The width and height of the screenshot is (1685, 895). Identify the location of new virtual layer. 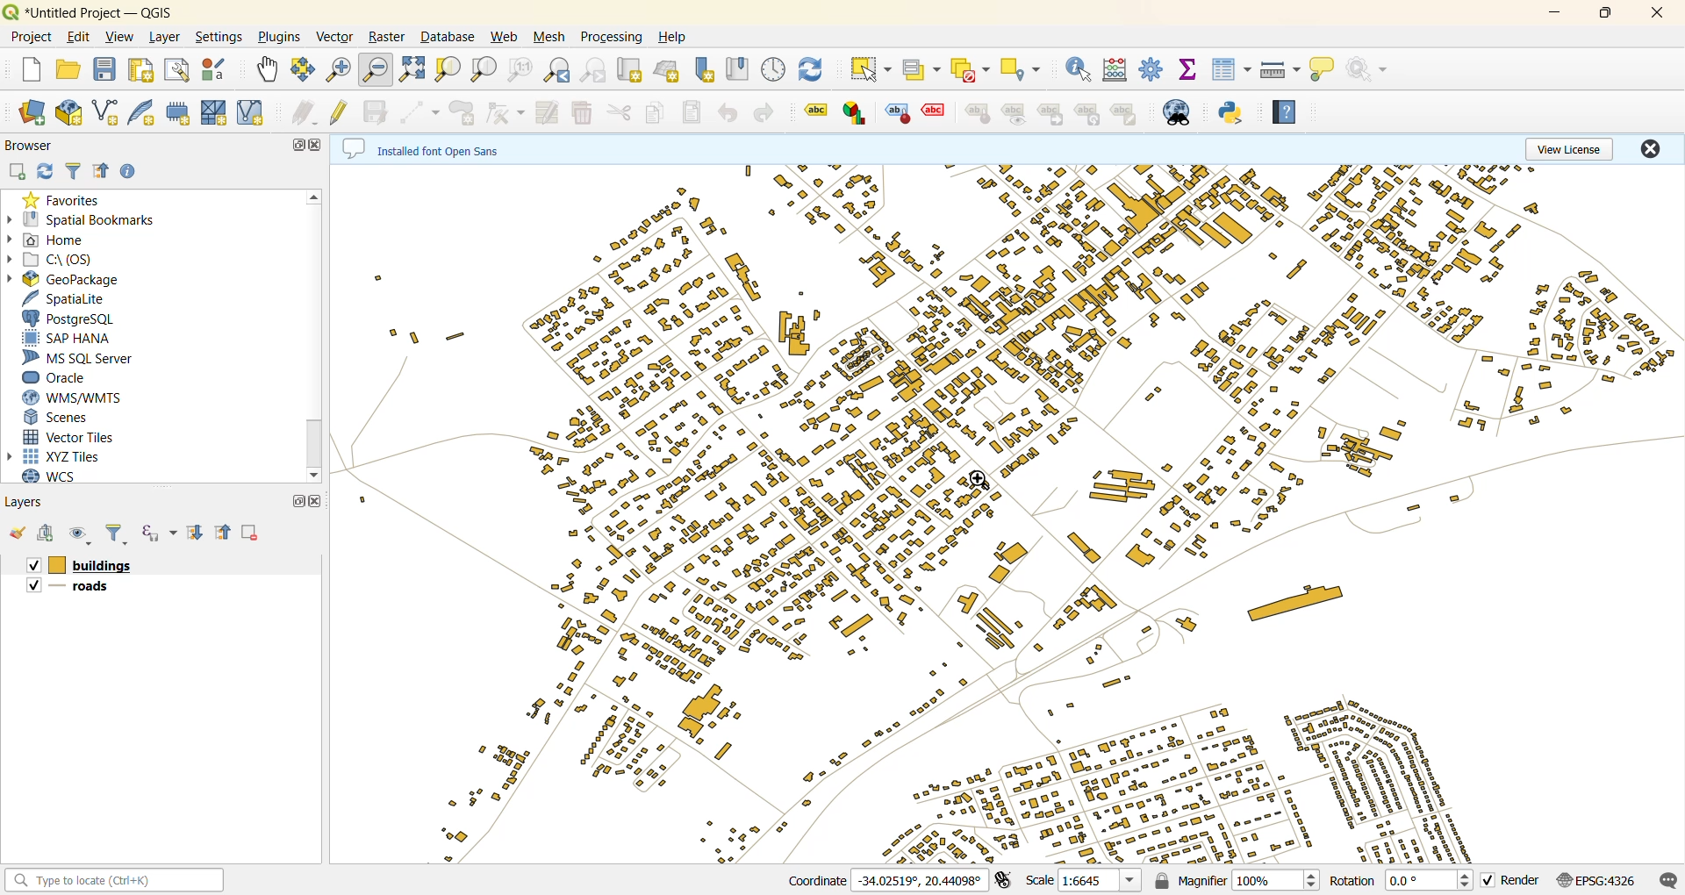
(259, 114).